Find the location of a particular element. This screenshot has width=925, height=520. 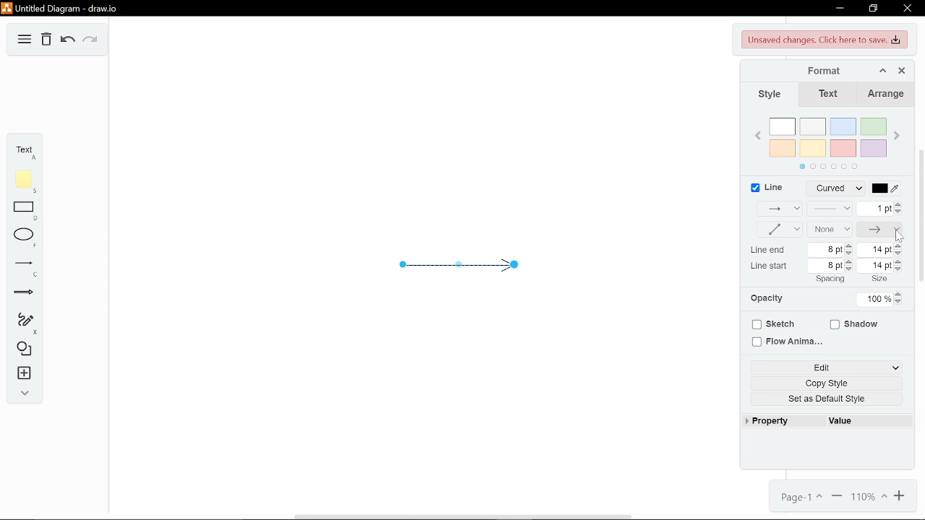

Style is located at coordinates (773, 96).